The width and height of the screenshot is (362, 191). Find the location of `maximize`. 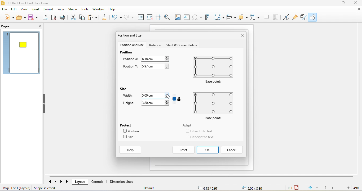

maximize is located at coordinates (343, 3).